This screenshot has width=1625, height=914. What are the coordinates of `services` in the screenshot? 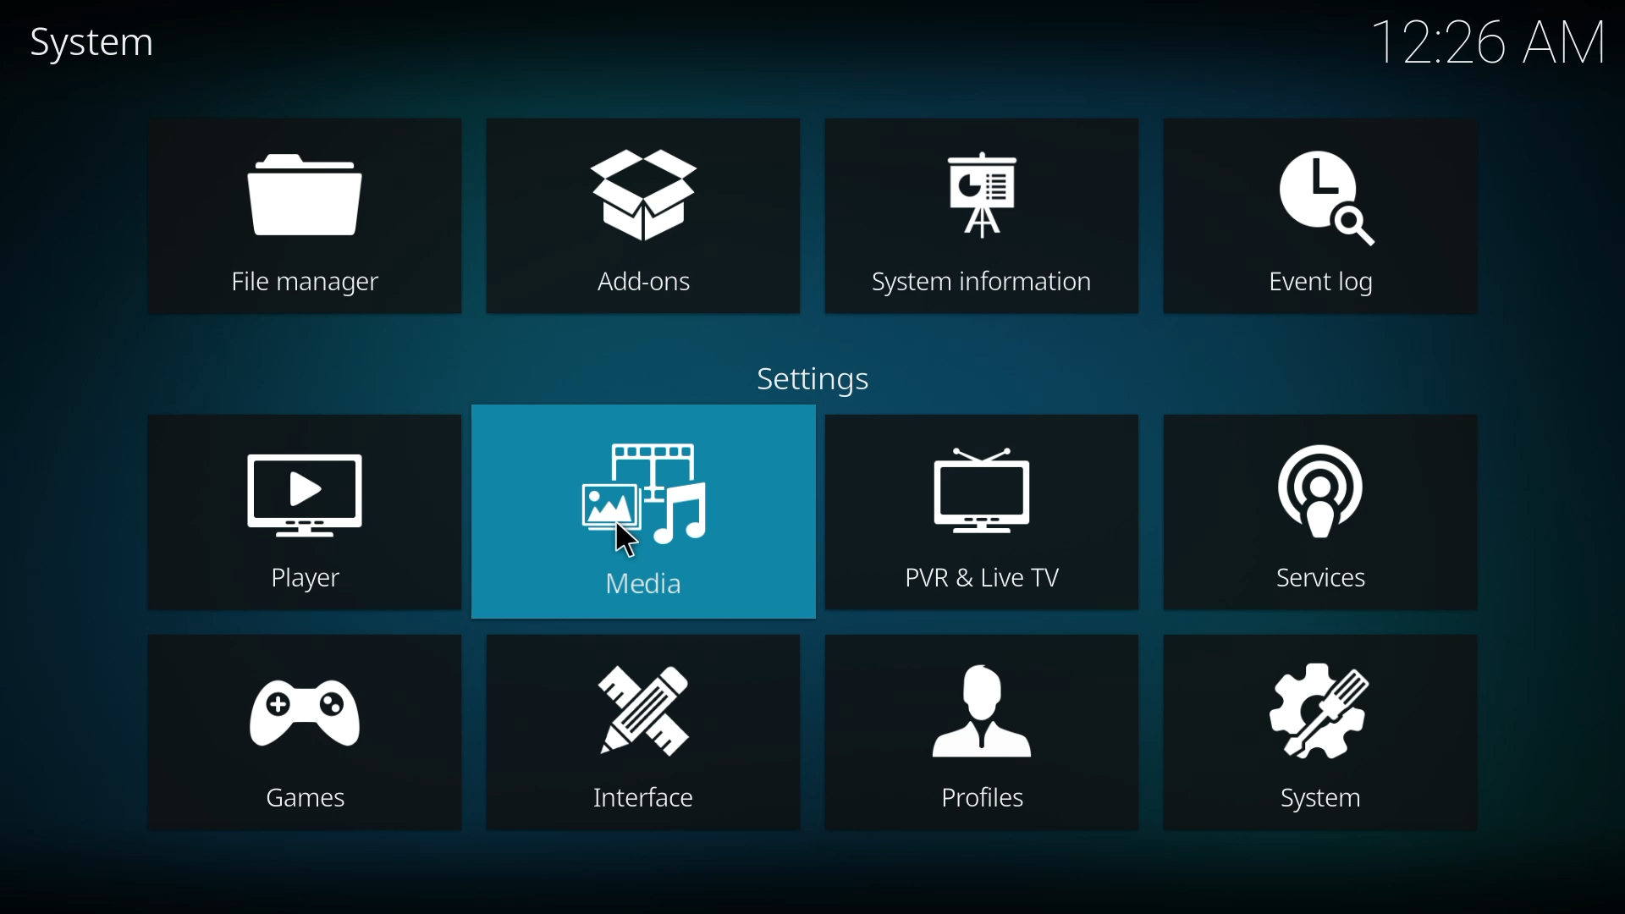 It's located at (1319, 517).